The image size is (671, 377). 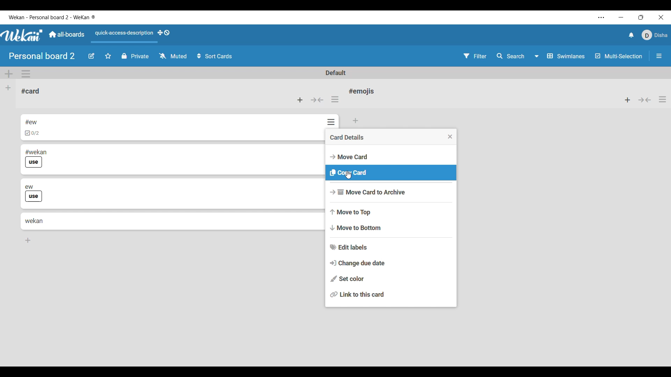 What do you see at coordinates (391, 247) in the screenshot?
I see `Edit labels` at bounding box center [391, 247].